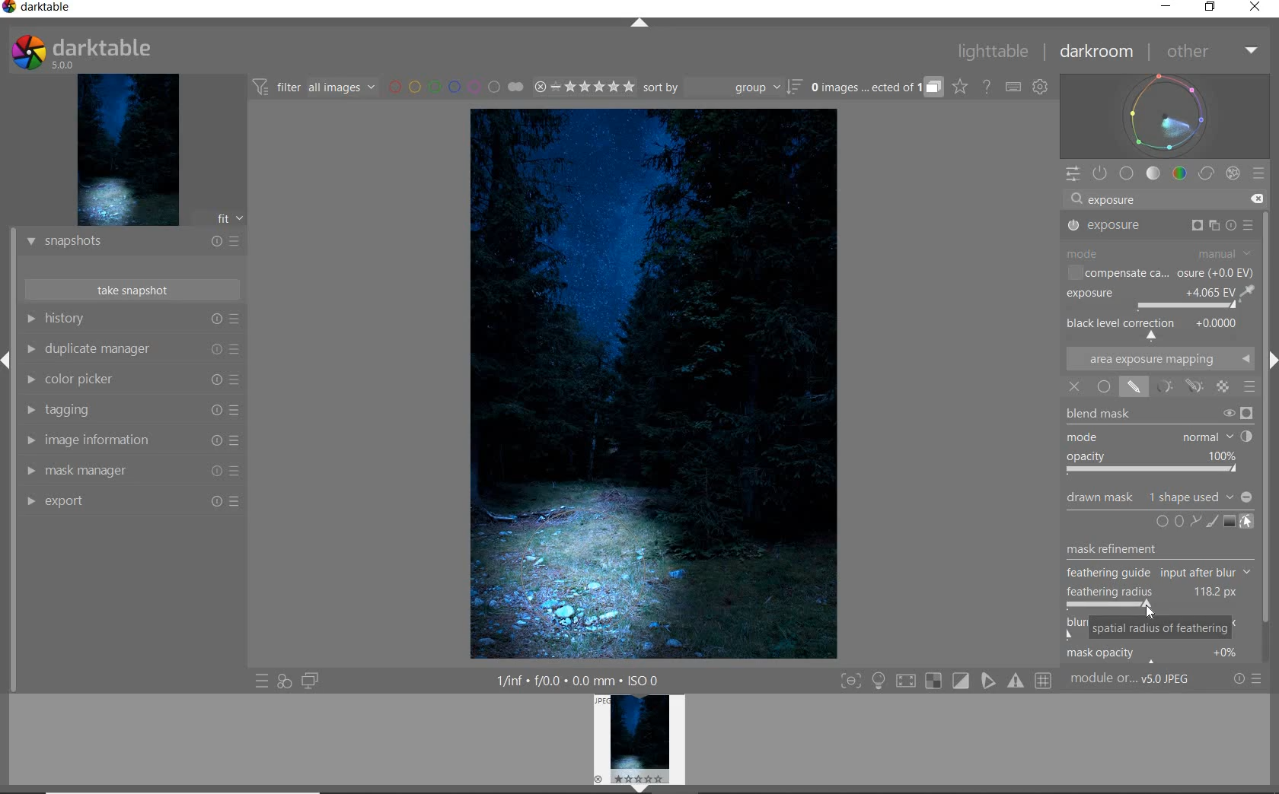 This screenshot has height=794, width=1279. I want to click on DELETE, so click(1257, 199).